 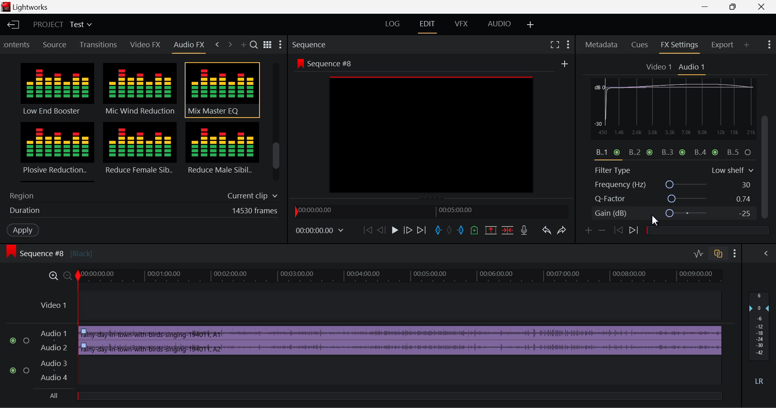 What do you see at coordinates (140, 152) in the screenshot?
I see `Reduce Female Sibilance` at bounding box center [140, 152].